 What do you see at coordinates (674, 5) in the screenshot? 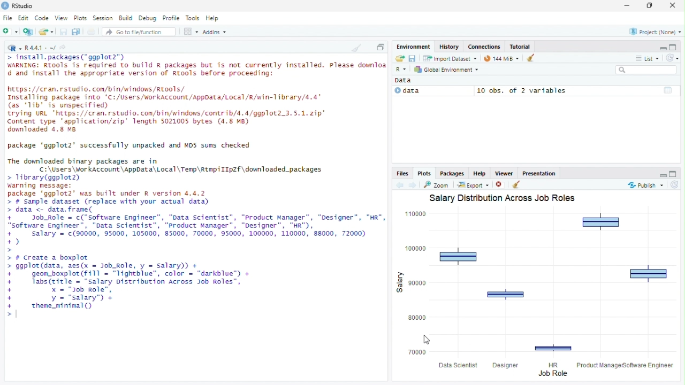
I see `Close` at bounding box center [674, 5].